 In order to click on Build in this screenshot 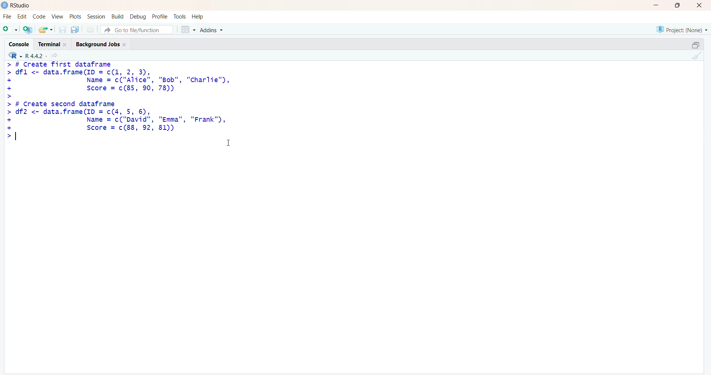, I will do `click(118, 16)`.